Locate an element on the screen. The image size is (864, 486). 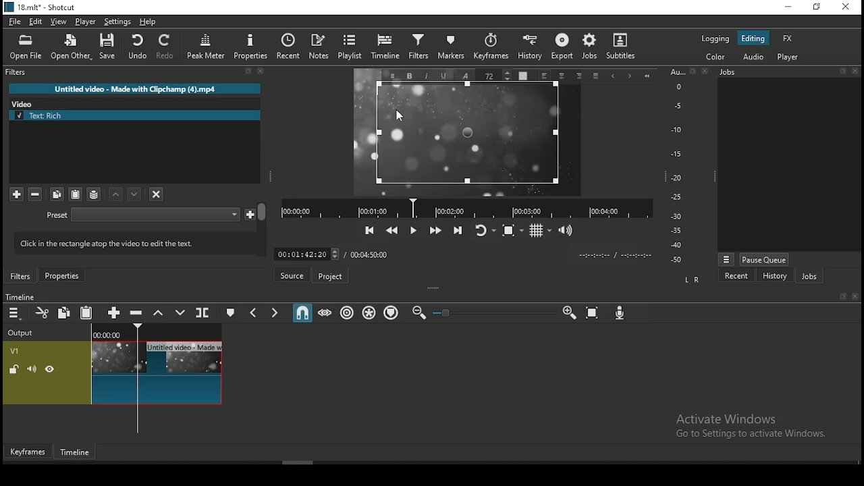
remove selected filters is located at coordinates (36, 195).